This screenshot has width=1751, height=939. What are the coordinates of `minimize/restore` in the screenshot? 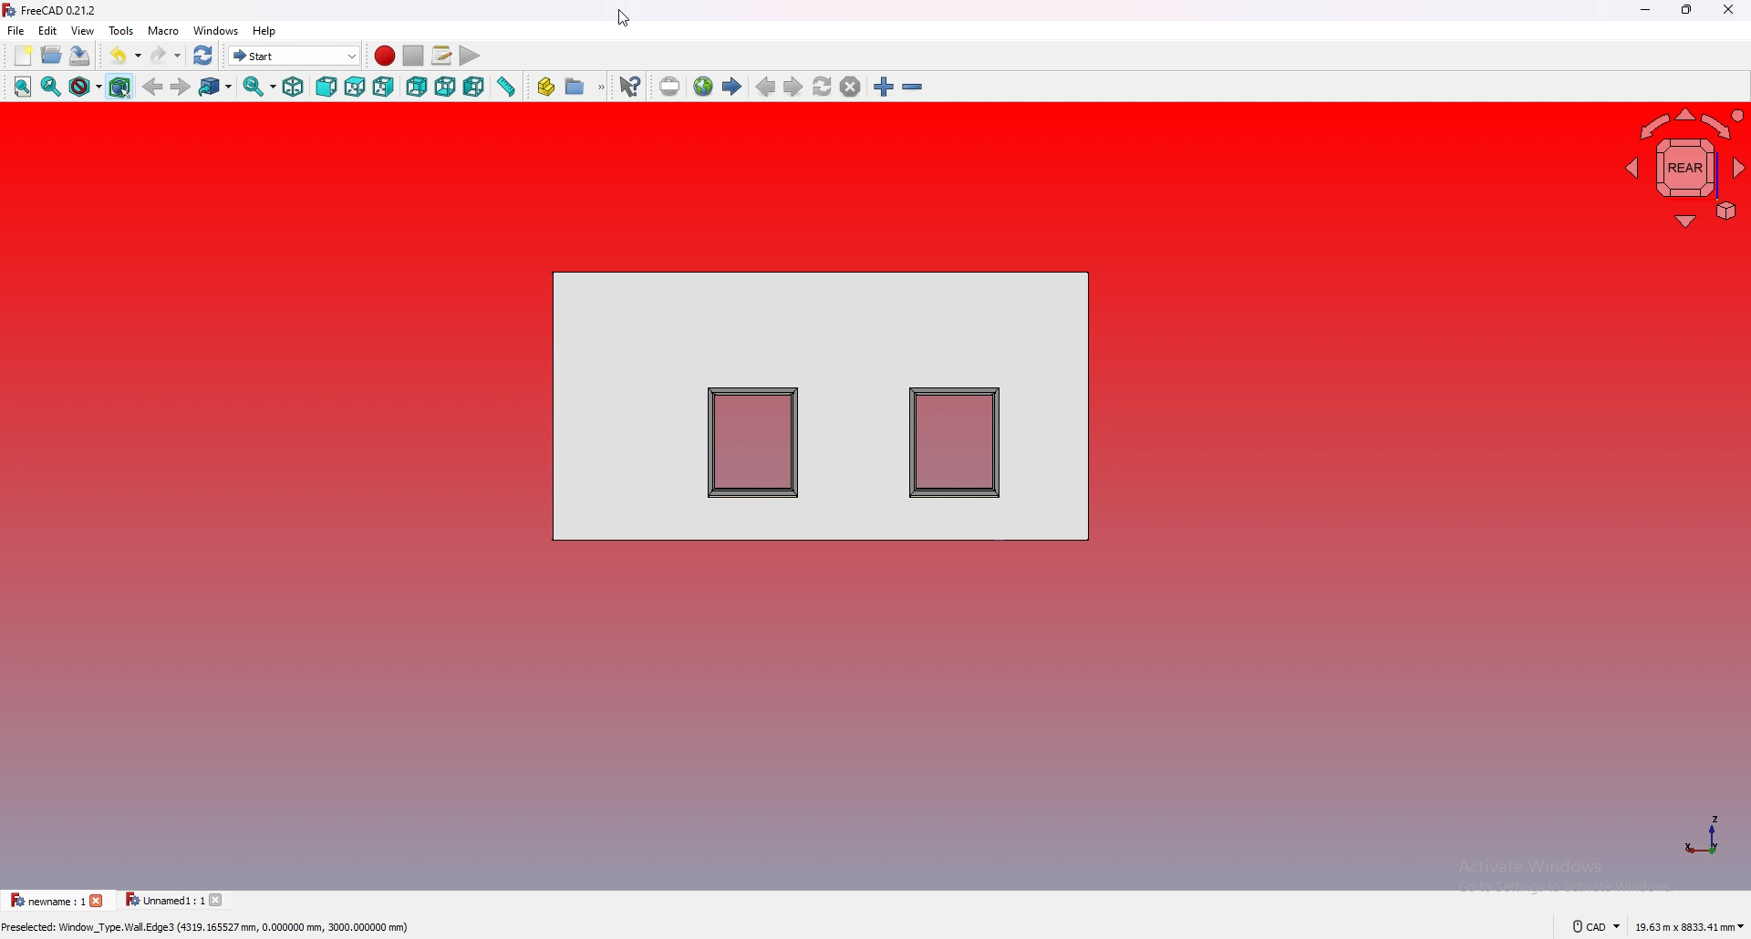 It's located at (1689, 9).